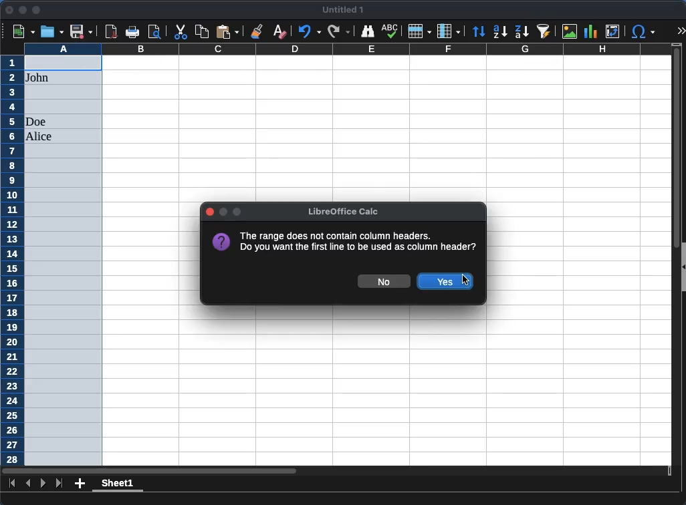 Image resolution: width=686 pixels, height=505 pixels. Describe the element at coordinates (80, 483) in the screenshot. I see `add` at that location.